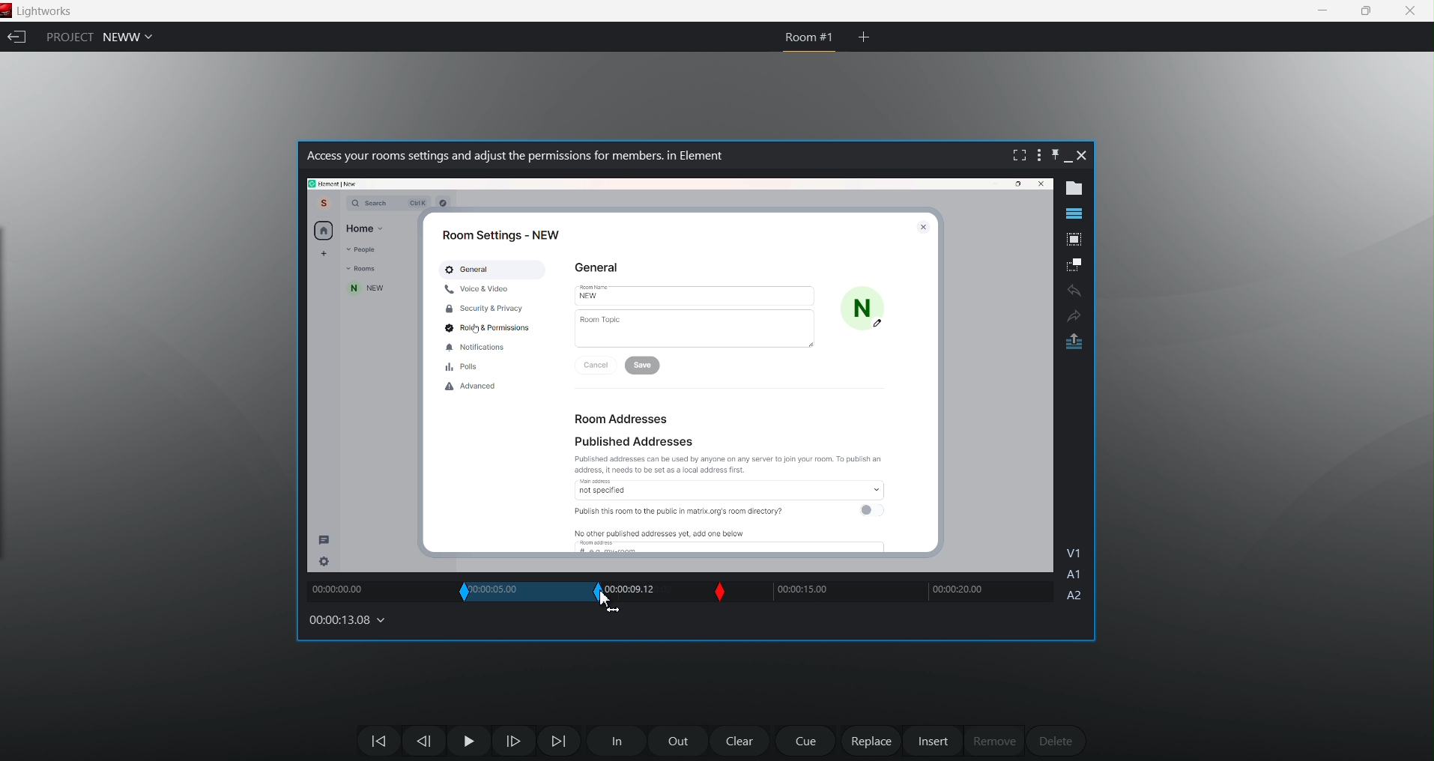 This screenshot has width=1434, height=761. I want to click on Move Forward, so click(559, 739).